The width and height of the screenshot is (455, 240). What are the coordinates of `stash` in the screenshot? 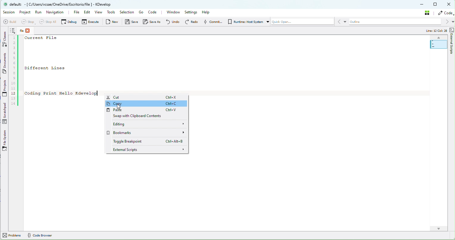 It's located at (428, 12).